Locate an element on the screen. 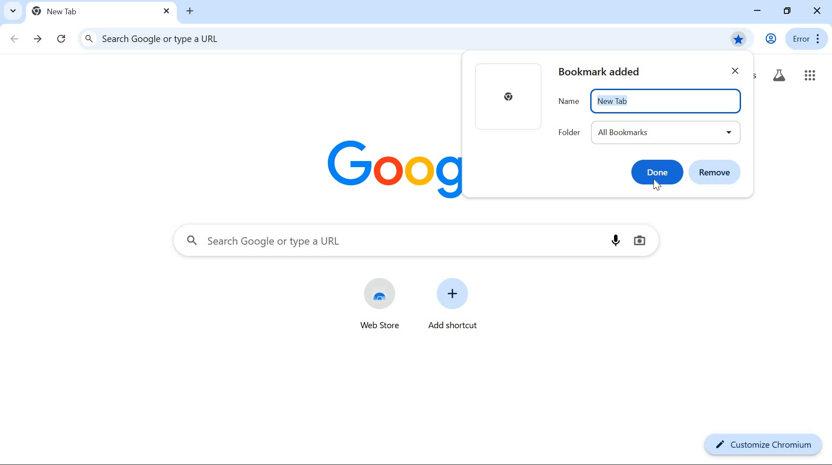  logo is located at coordinates (391, 169).